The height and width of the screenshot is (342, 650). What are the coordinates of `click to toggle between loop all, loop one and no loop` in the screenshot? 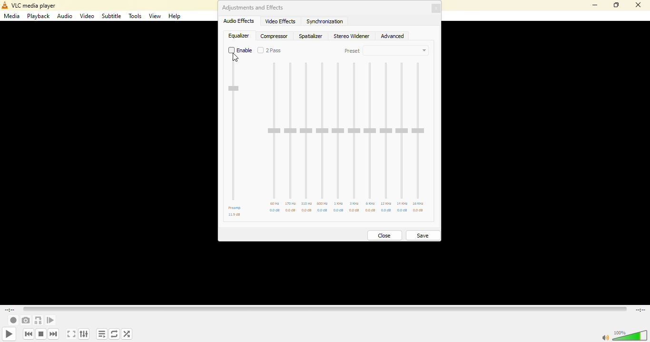 It's located at (114, 334).